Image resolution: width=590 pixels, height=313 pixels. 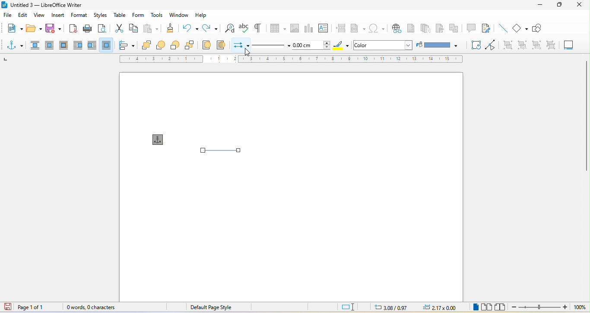 I want to click on zoom, so click(x=550, y=307).